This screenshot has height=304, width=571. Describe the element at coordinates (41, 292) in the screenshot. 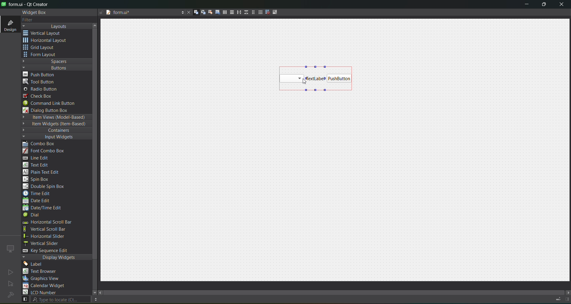

I see `lcd number` at that location.